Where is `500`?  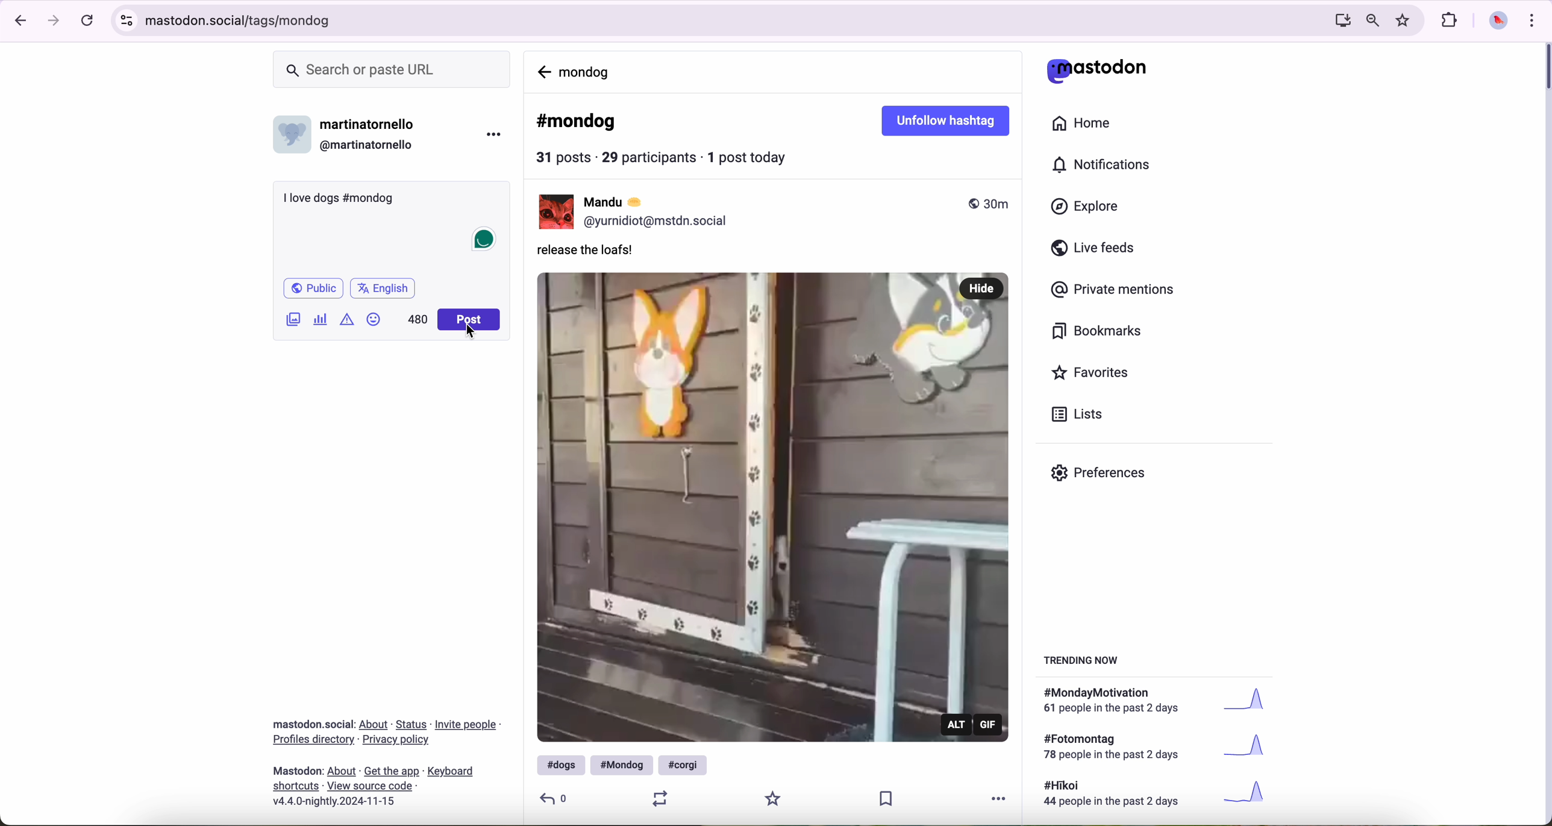
500 is located at coordinates (417, 319).